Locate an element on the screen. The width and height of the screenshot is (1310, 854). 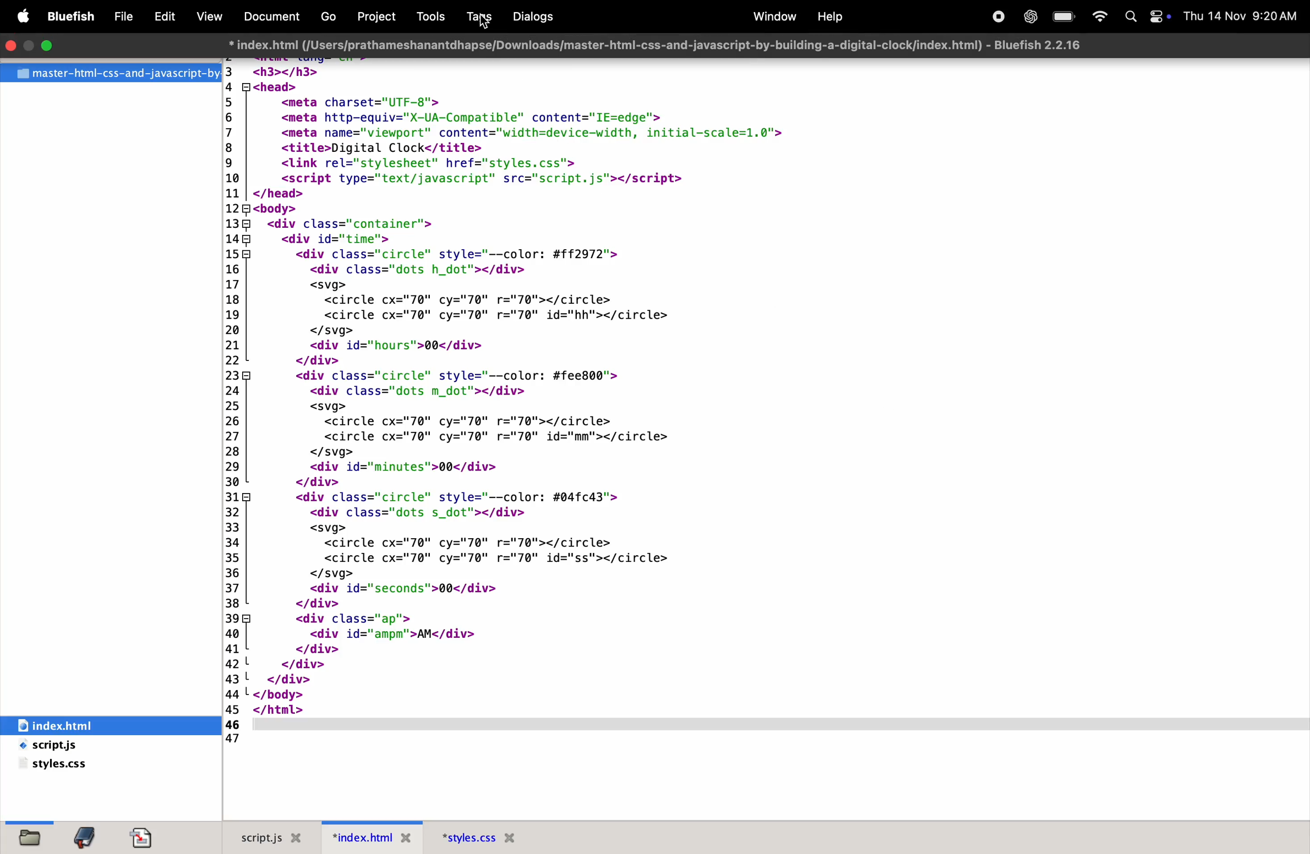
minimize is located at coordinates (51, 46).